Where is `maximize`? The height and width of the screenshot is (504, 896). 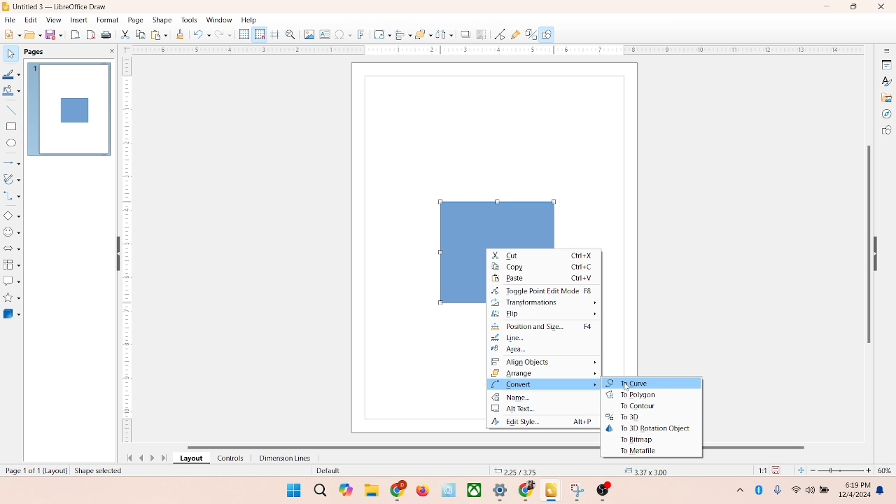
maximize is located at coordinates (853, 7).